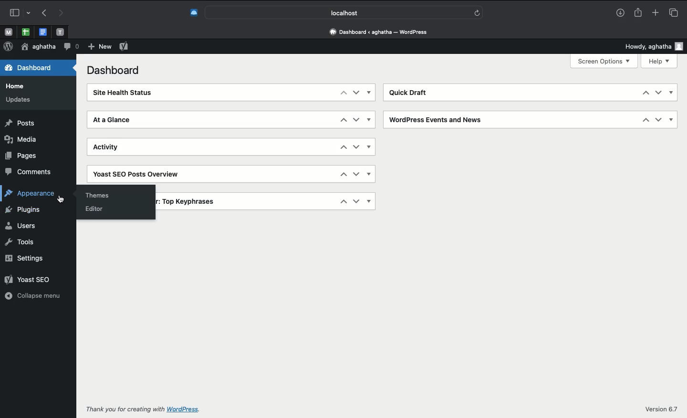  I want to click on Settings, so click(24, 258).